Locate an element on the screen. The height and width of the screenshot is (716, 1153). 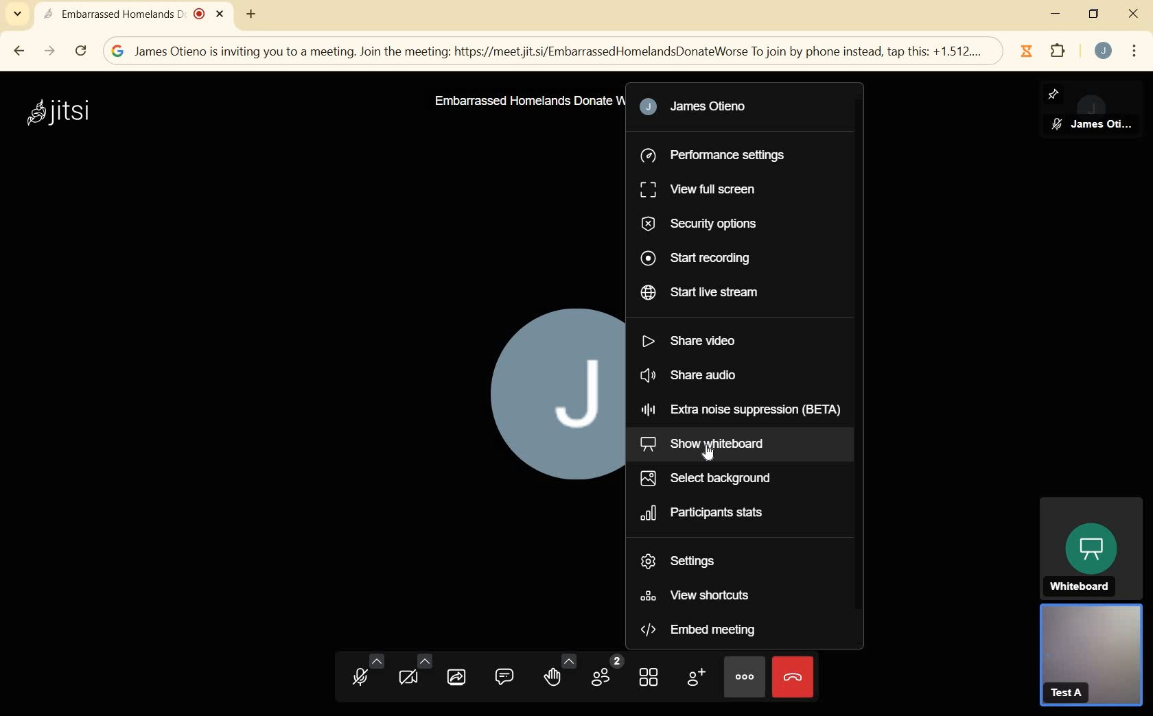
new tab is located at coordinates (251, 13).